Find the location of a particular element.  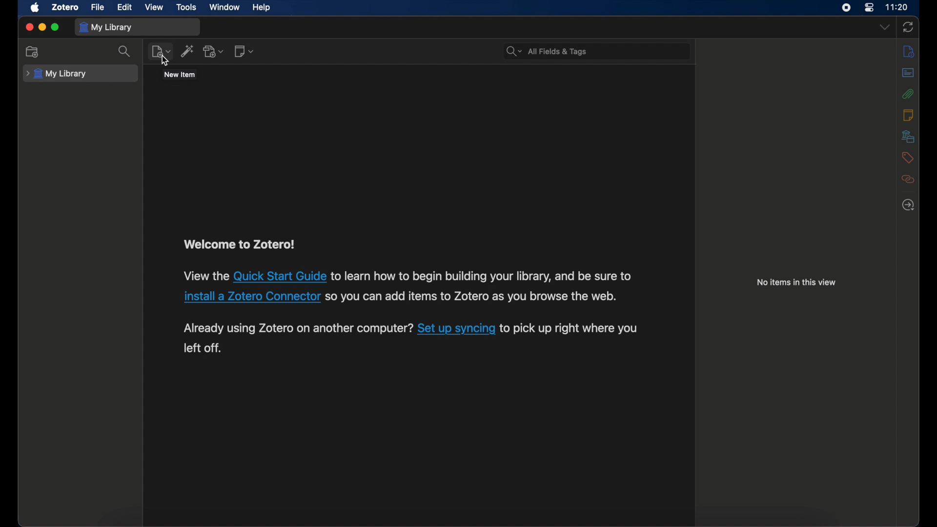

screen recorder icon is located at coordinates (847, 8).